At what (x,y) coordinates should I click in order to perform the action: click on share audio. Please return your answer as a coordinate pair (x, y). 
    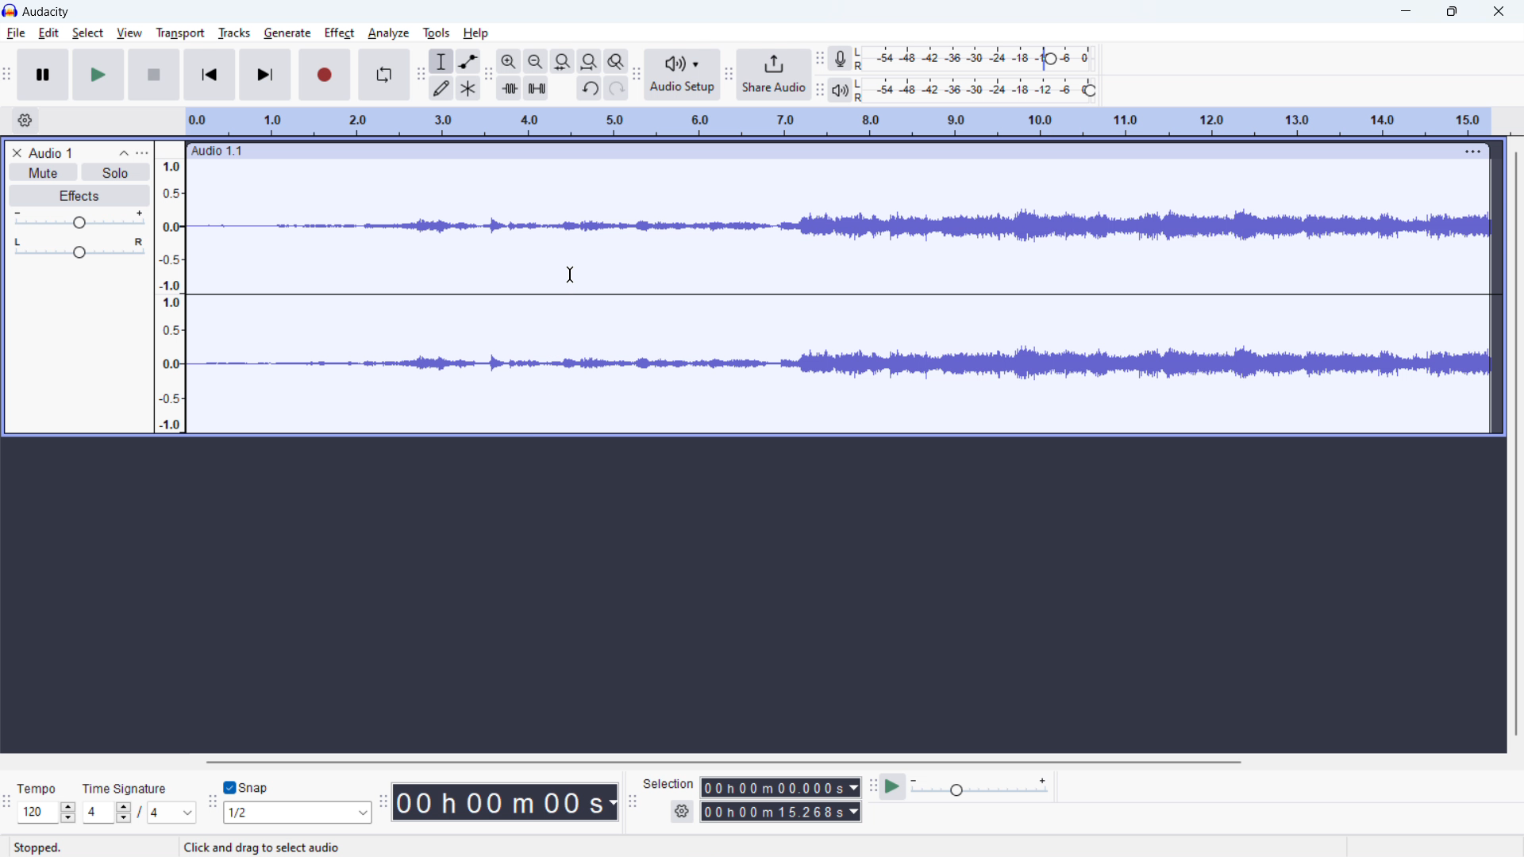
    Looking at the image, I should click on (774, 75).